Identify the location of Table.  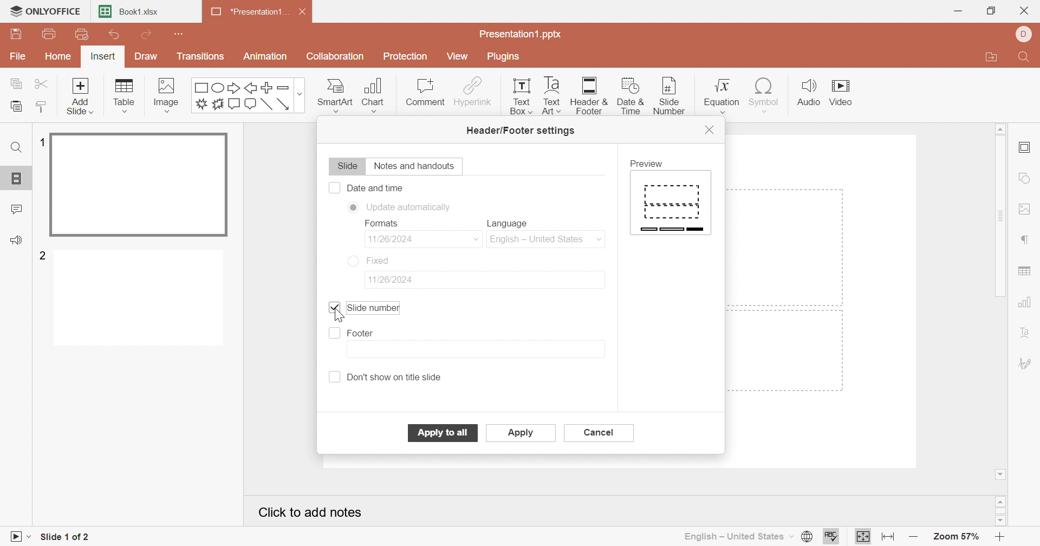
(125, 96).